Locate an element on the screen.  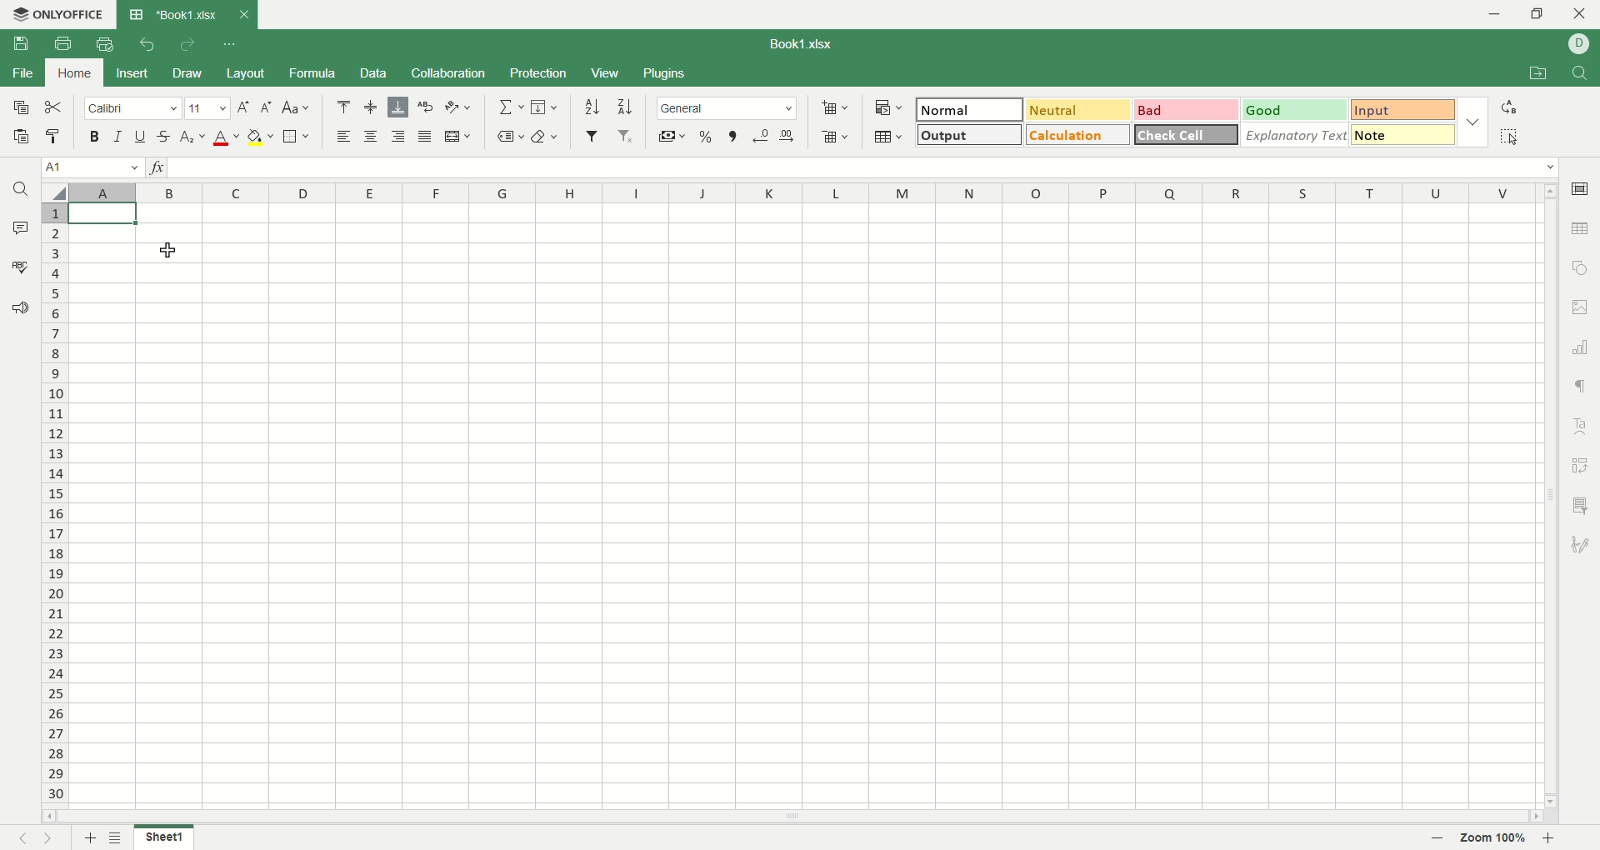
vertical scroll bar is located at coordinates (1551, 497).